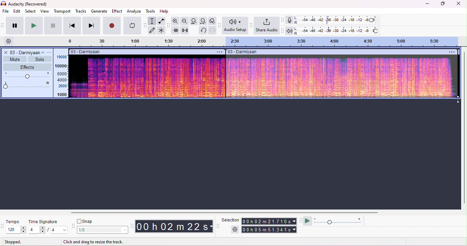  I want to click on track is split into two clips, so click(264, 74).